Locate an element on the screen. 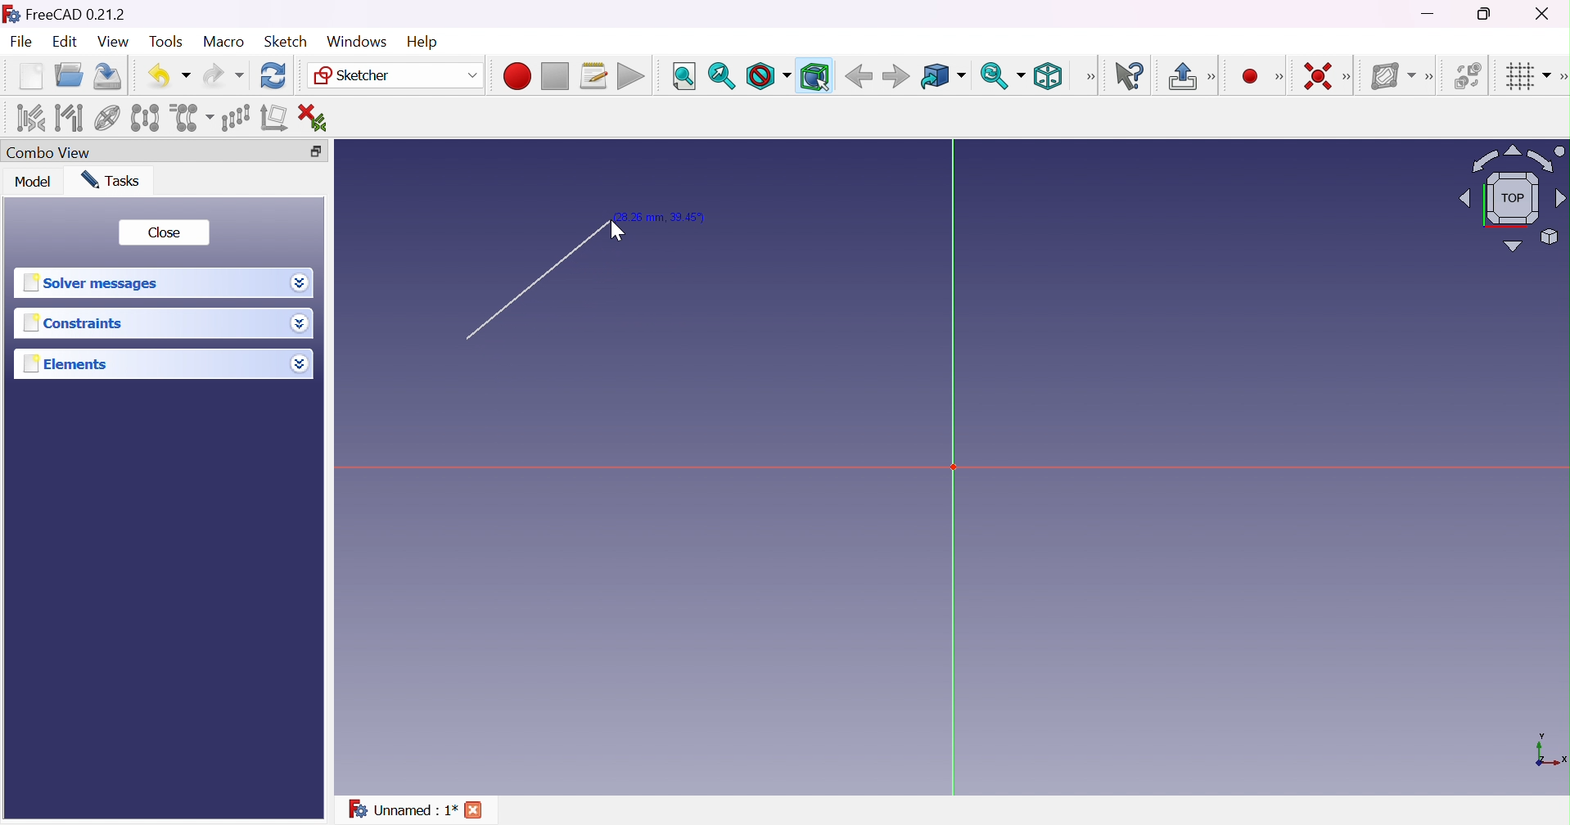 The height and width of the screenshot is (825, 1570). Unnamed : 1* is located at coordinates (403, 812).